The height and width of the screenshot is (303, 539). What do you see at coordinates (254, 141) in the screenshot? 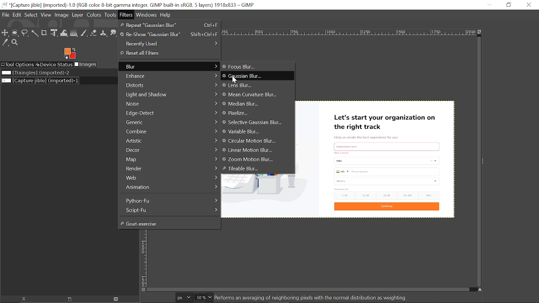
I see `Circular motion blur` at bounding box center [254, 141].